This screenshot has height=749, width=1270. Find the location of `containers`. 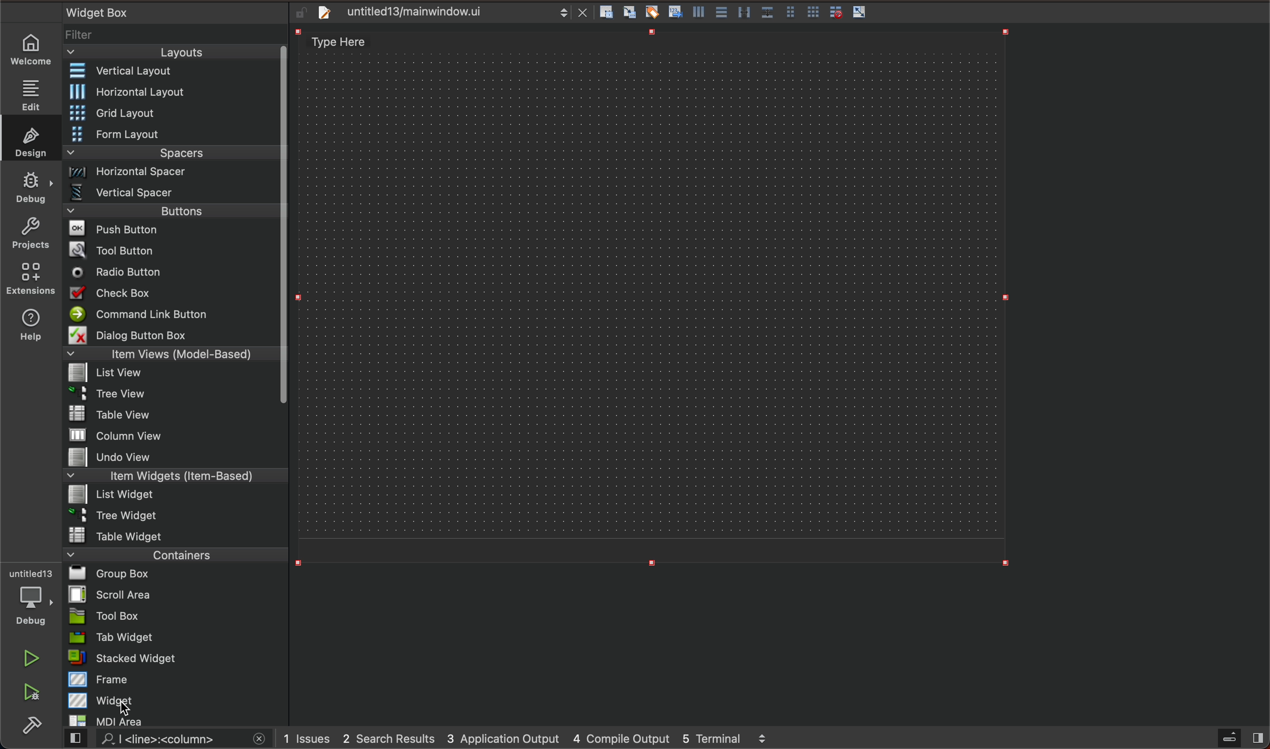

containers is located at coordinates (175, 554).